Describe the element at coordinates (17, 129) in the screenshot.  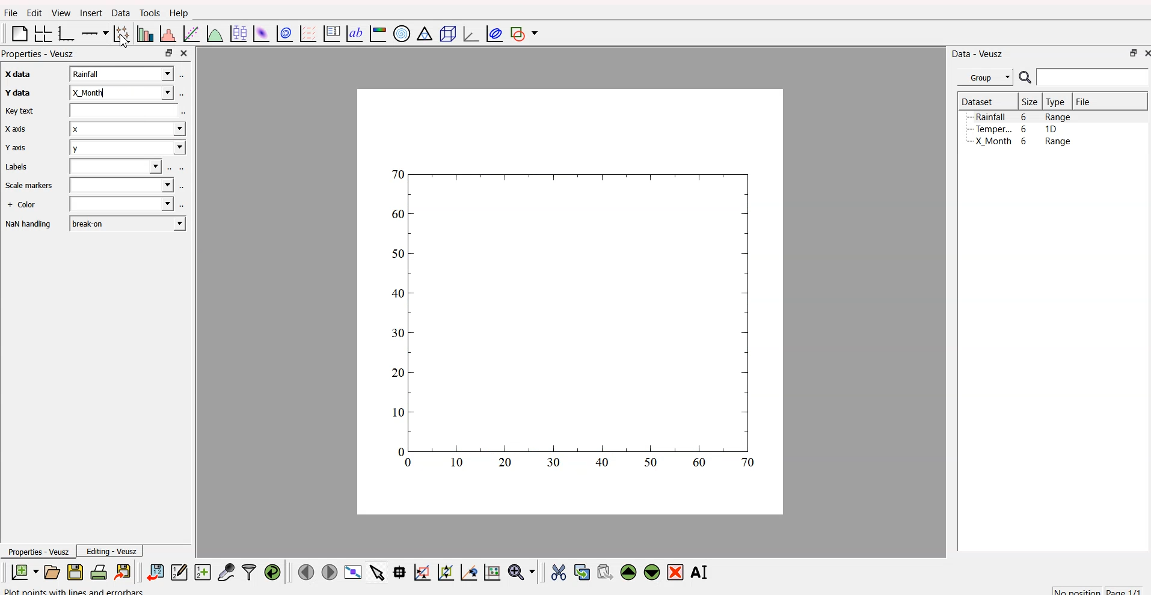
I see `X axis` at that location.